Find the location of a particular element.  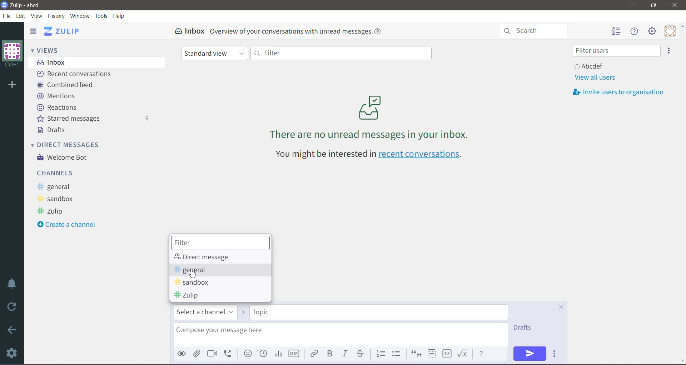

Spoiler is located at coordinates (432, 354).